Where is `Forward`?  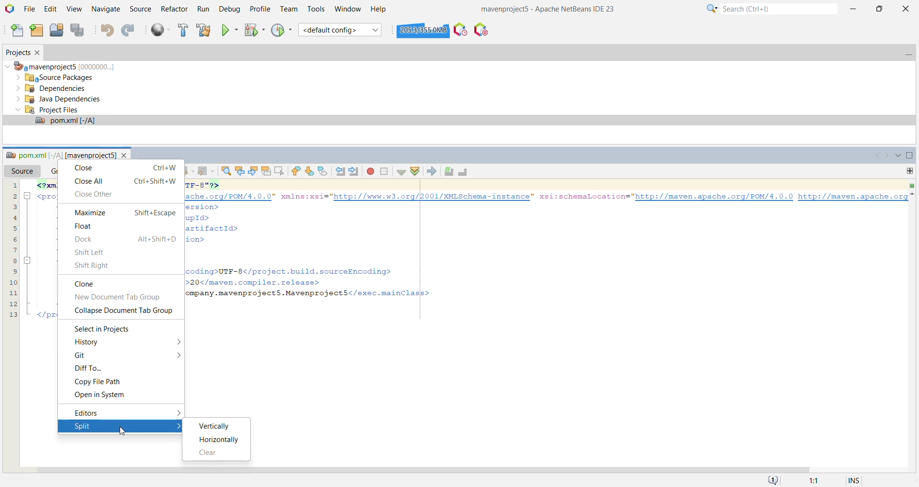 Forward is located at coordinates (206, 171).